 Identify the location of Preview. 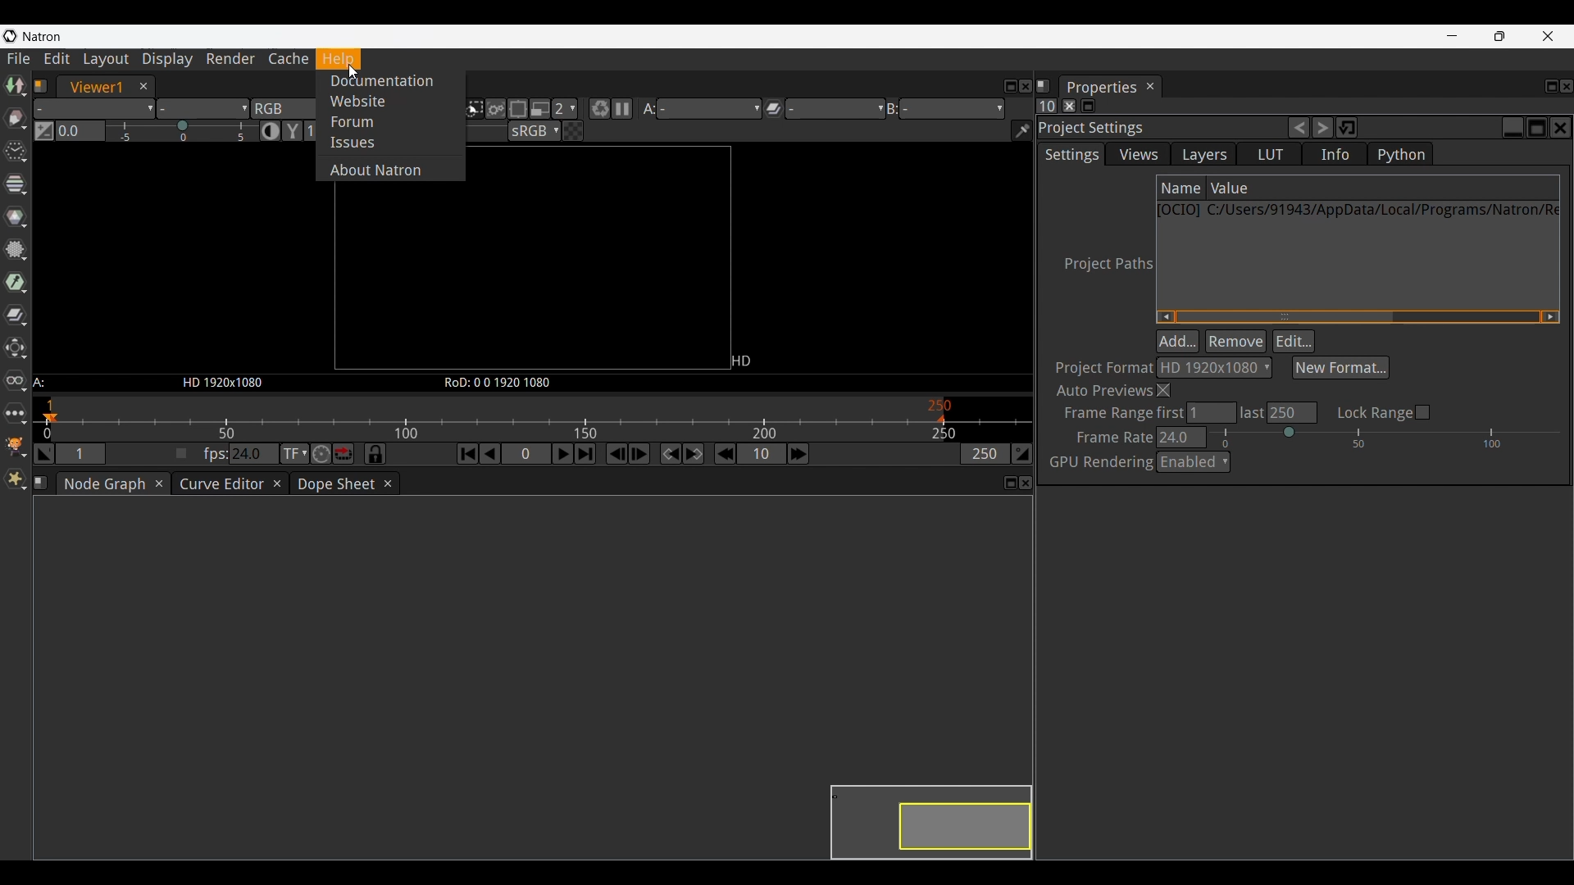
(912, 810).